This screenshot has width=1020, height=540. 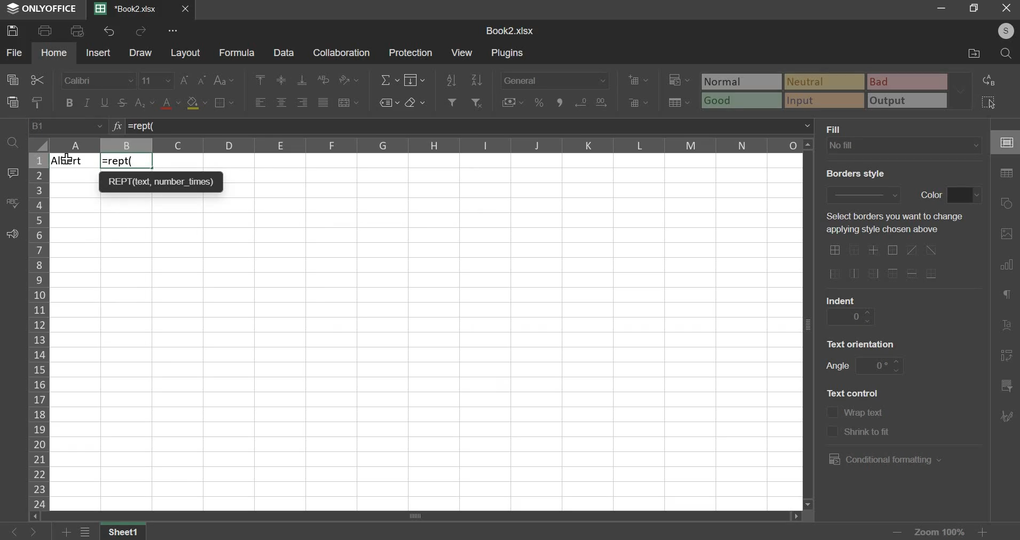 I want to click on spreadsheet, so click(x=509, y=30).